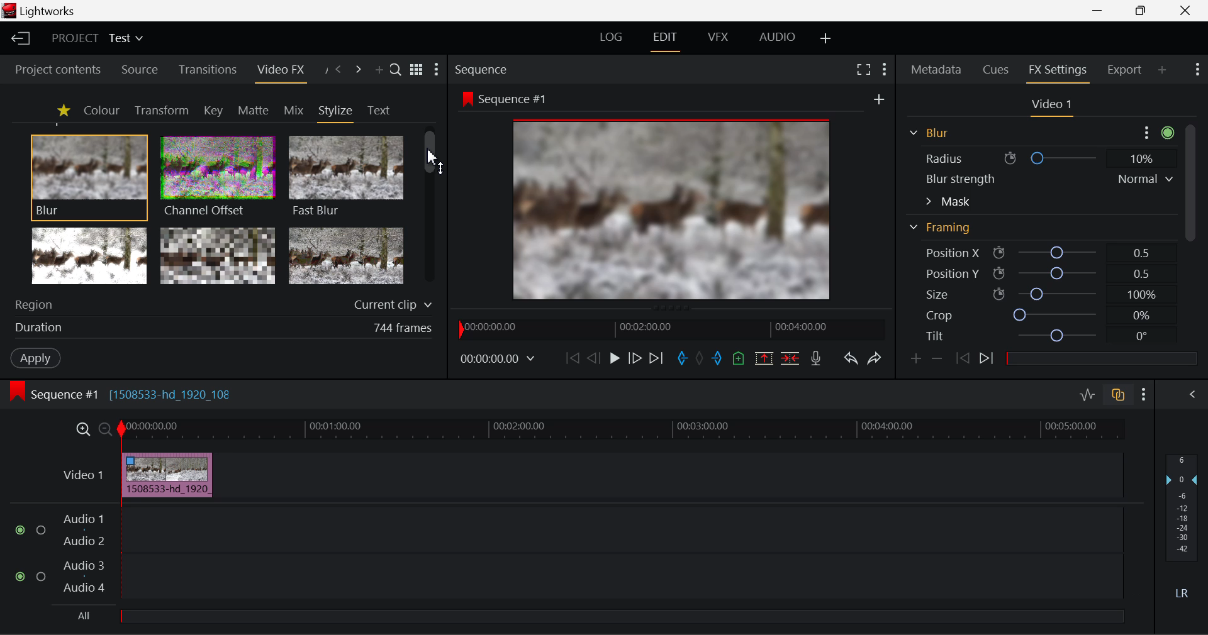 The height and width of the screenshot is (635, 1208). Describe the element at coordinates (1124, 67) in the screenshot. I see `Export` at that location.